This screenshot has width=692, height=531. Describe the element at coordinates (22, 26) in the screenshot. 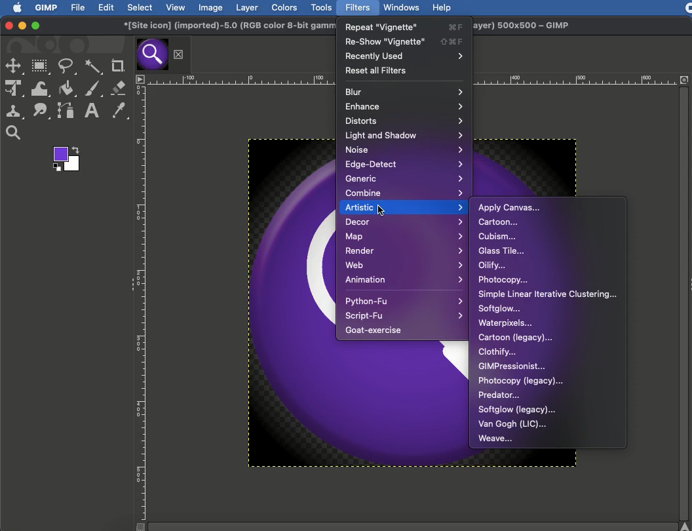

I see `Minimize` at that location.